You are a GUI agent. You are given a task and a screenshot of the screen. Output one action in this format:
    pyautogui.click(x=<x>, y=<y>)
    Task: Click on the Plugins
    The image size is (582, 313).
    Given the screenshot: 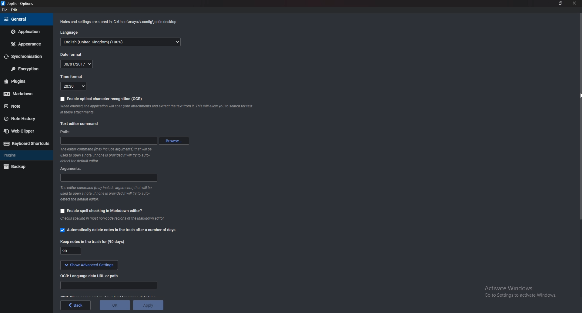 What is the action you would take?
    pyautogui.click(x=23, y=81)
    